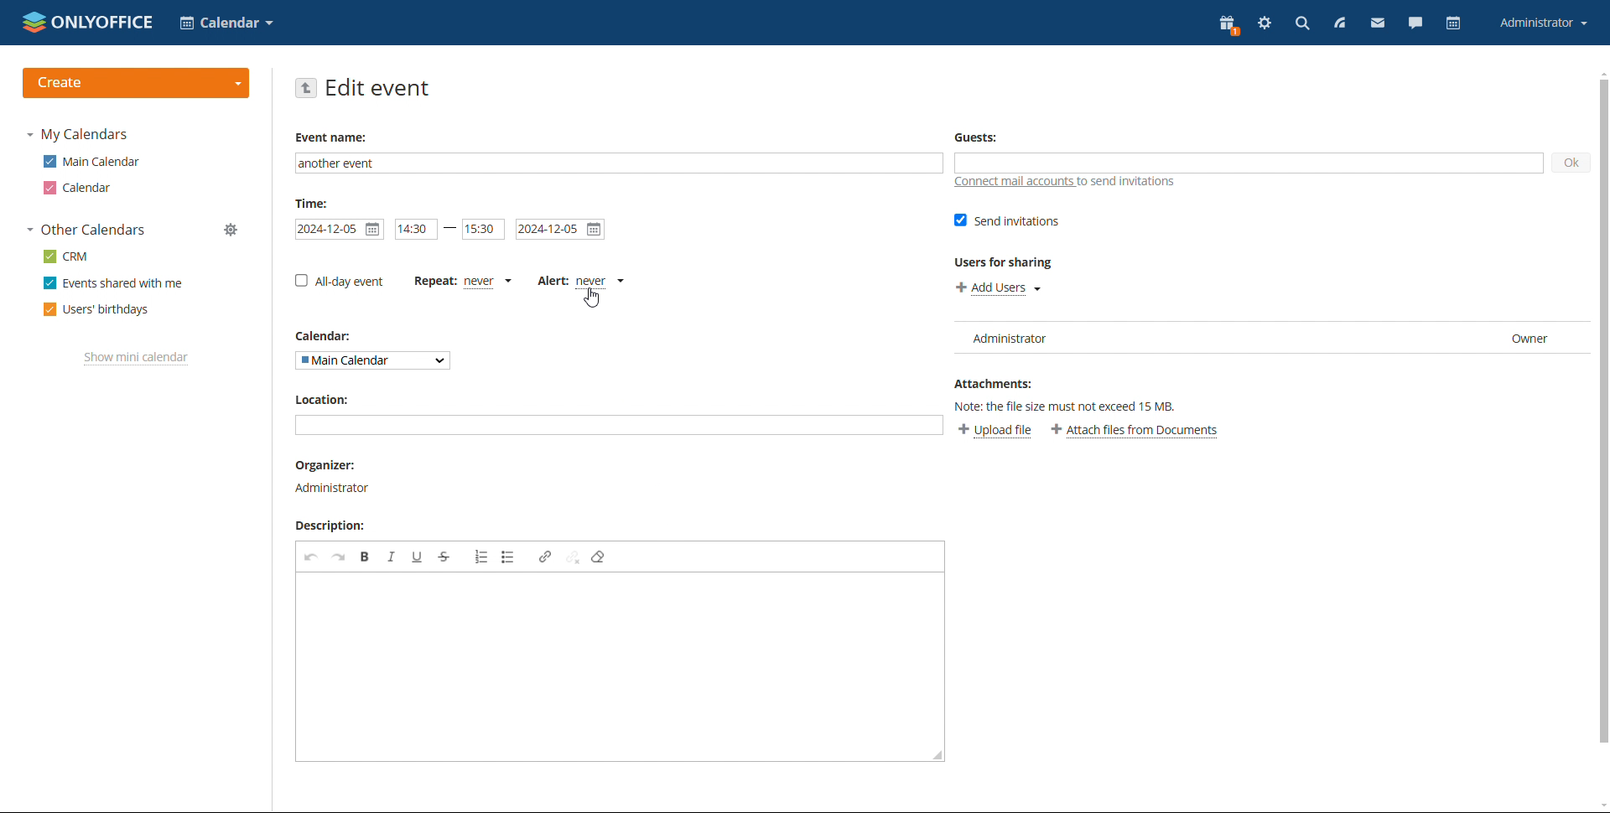  I want to click on go back, so click(304, 88).